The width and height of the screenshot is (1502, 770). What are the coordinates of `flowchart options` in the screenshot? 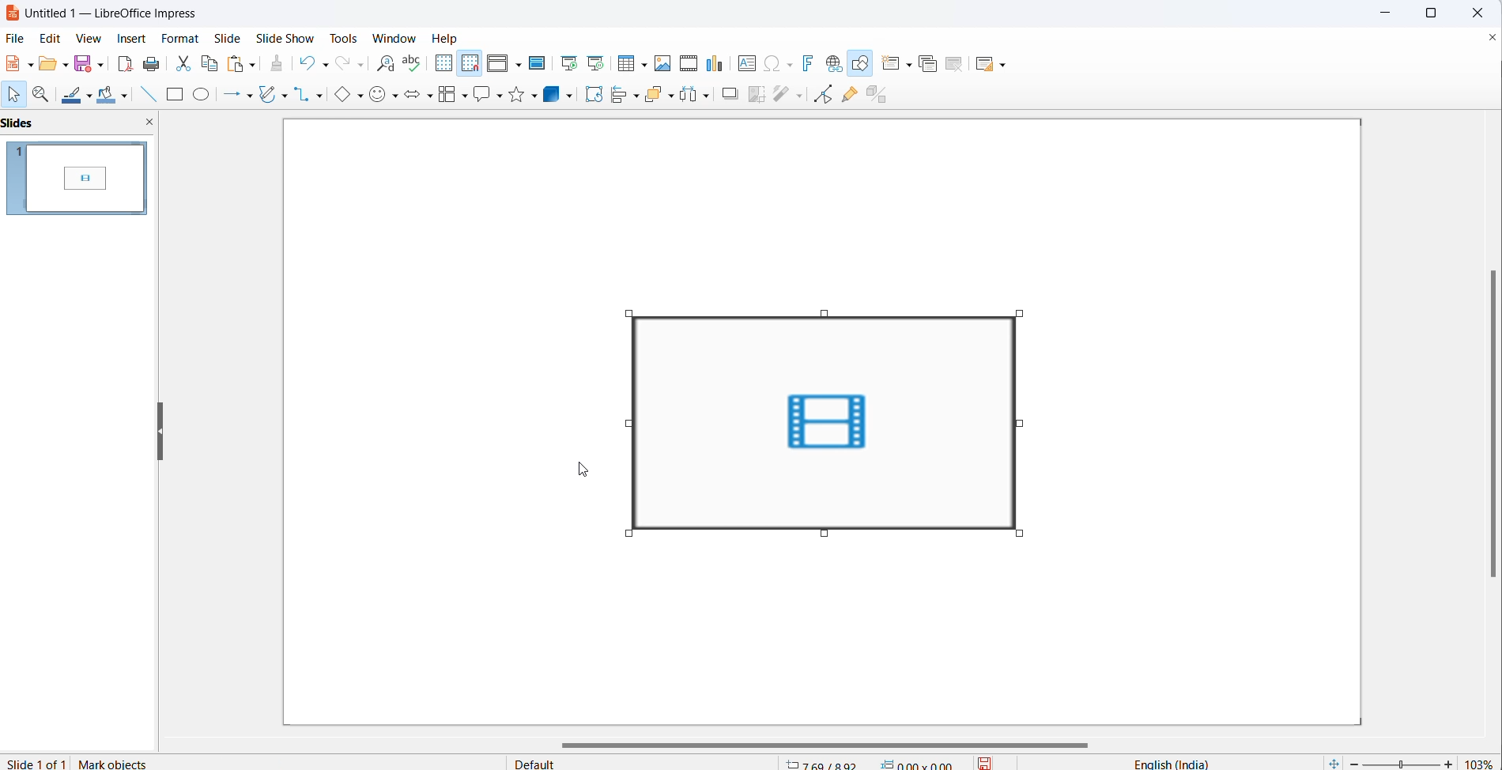 It's located at (465, 96).